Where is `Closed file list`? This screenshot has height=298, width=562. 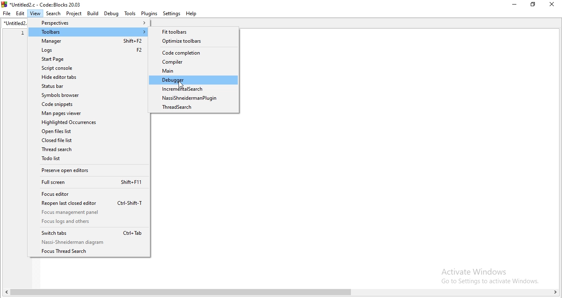
Closed file list is located at coordinates (86, 141).